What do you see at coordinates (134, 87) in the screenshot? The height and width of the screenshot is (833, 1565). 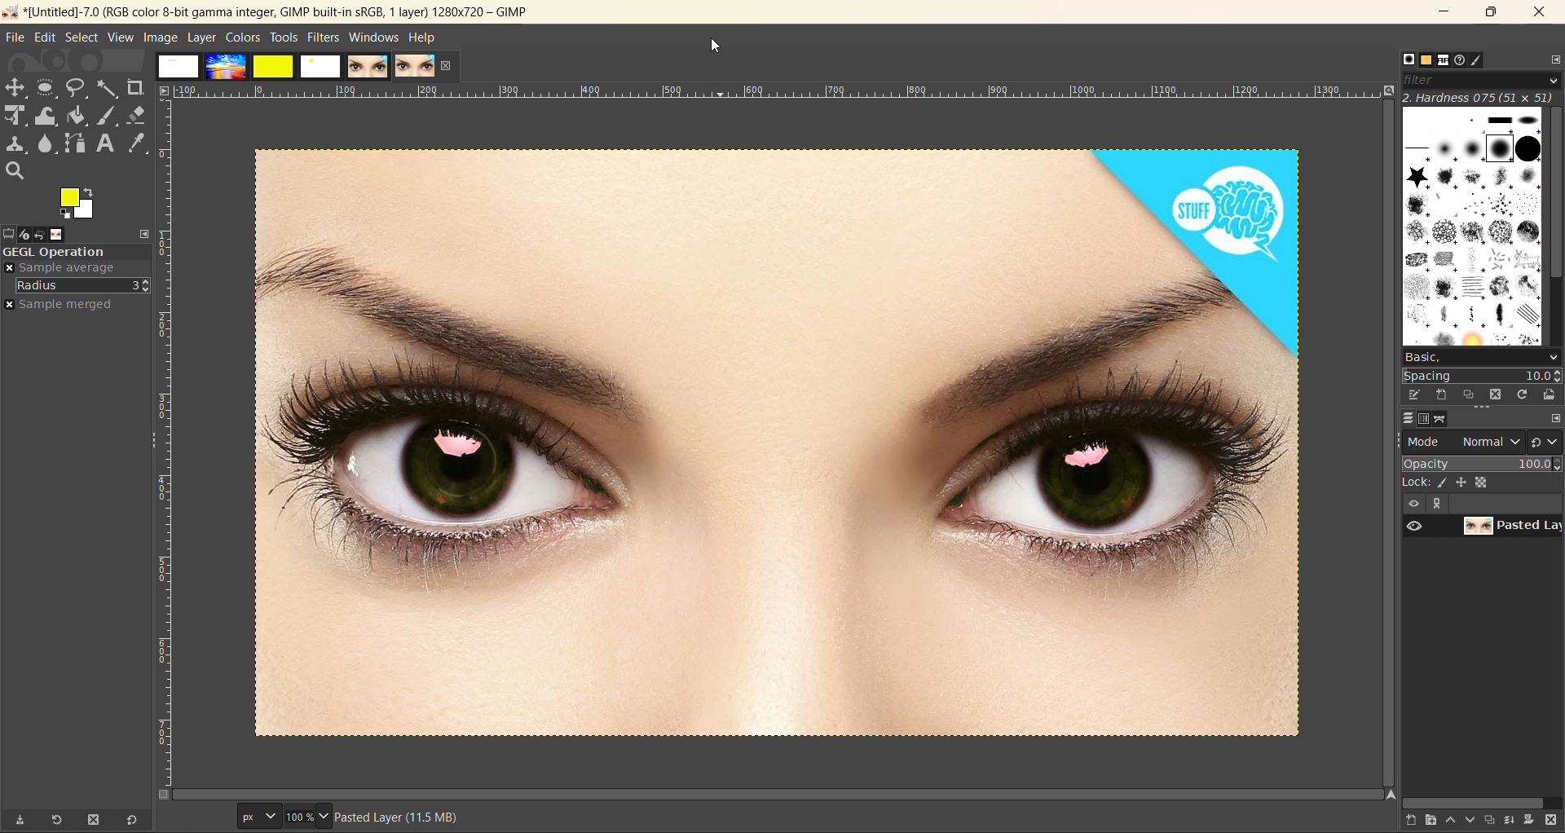 I see `crope` at bounding box center [134, 87].